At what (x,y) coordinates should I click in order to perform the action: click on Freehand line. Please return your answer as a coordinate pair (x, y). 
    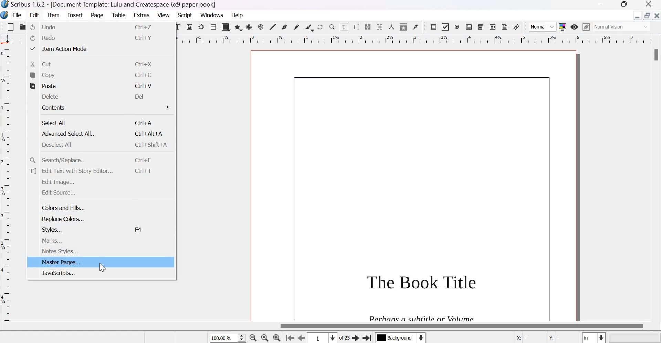
    Looking at the image, I should click on (297, 28).